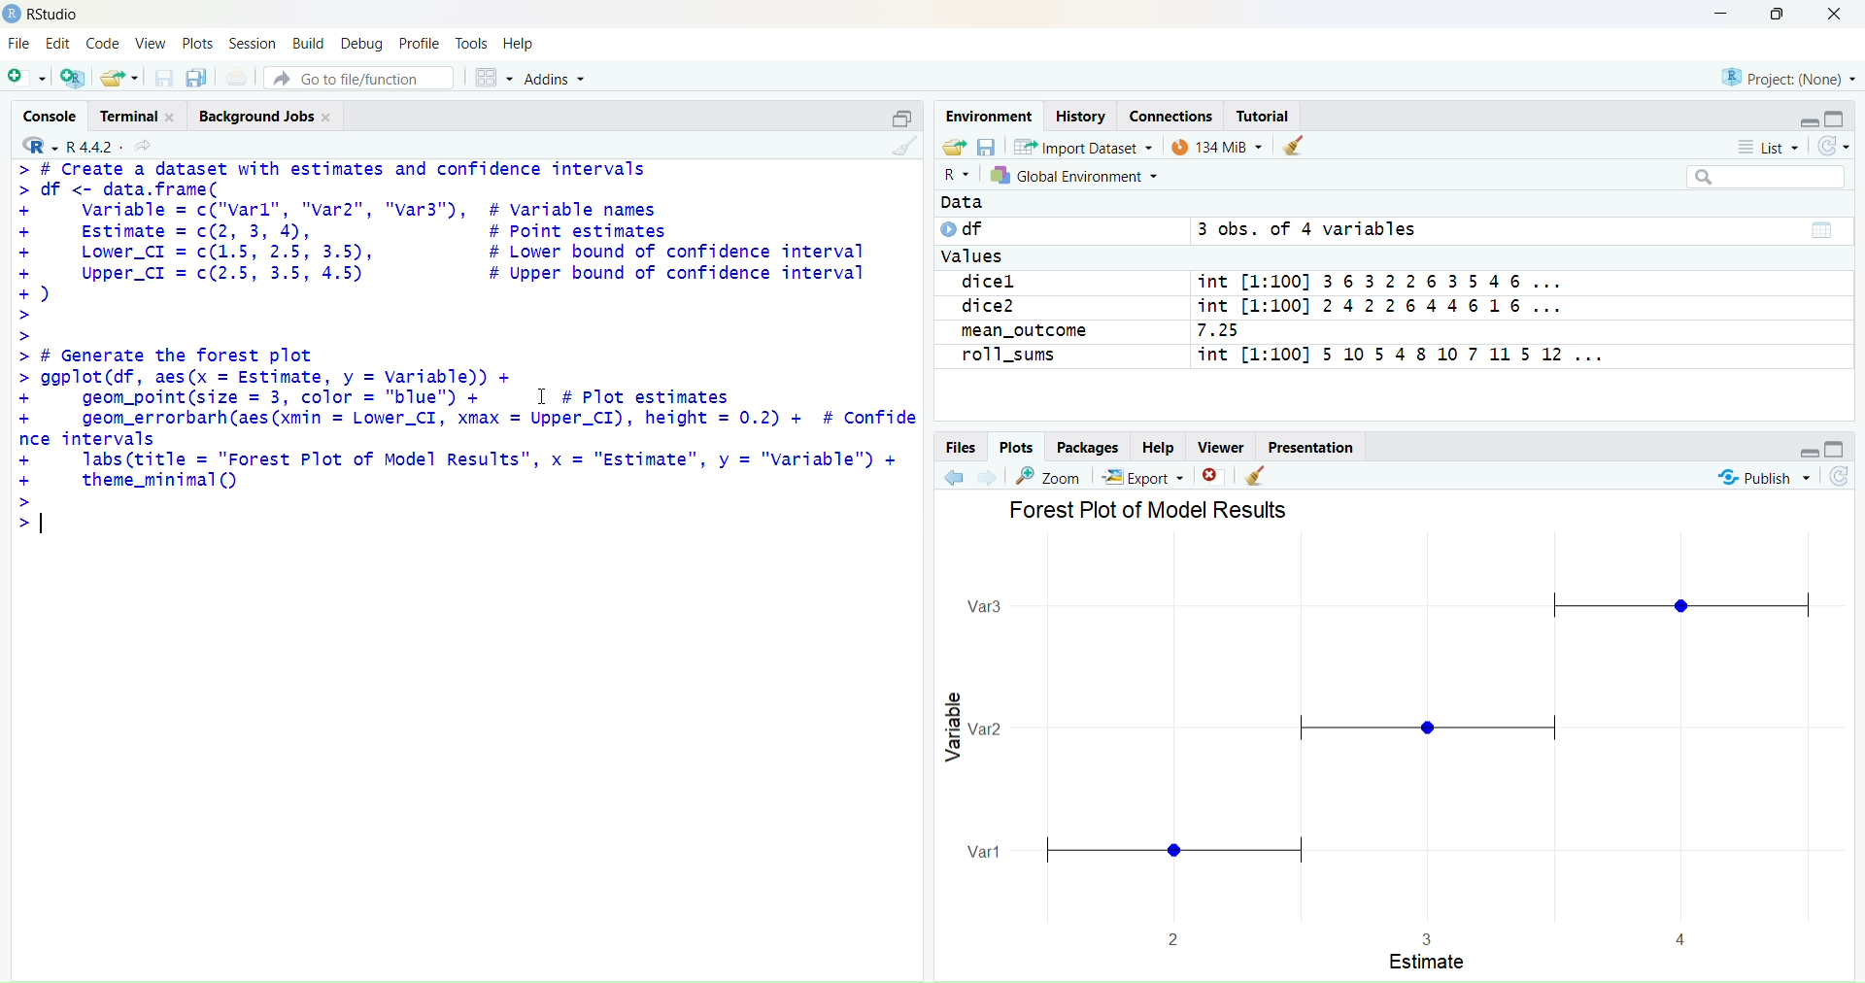  I want to click on Session, so click(251, 43).